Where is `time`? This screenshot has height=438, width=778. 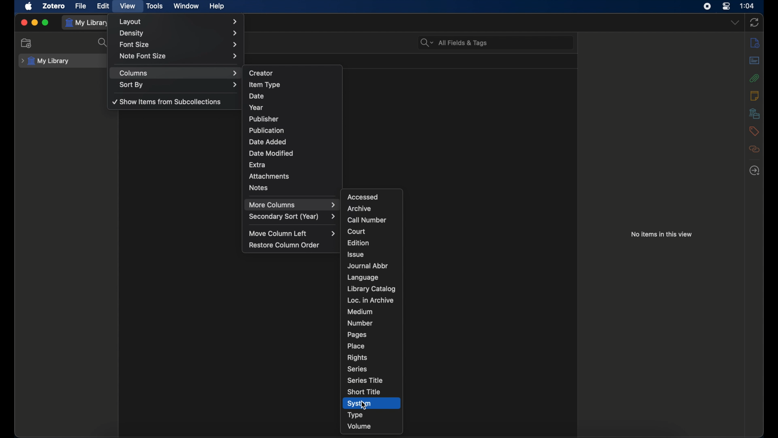 time is located at coordinates (747, 5).